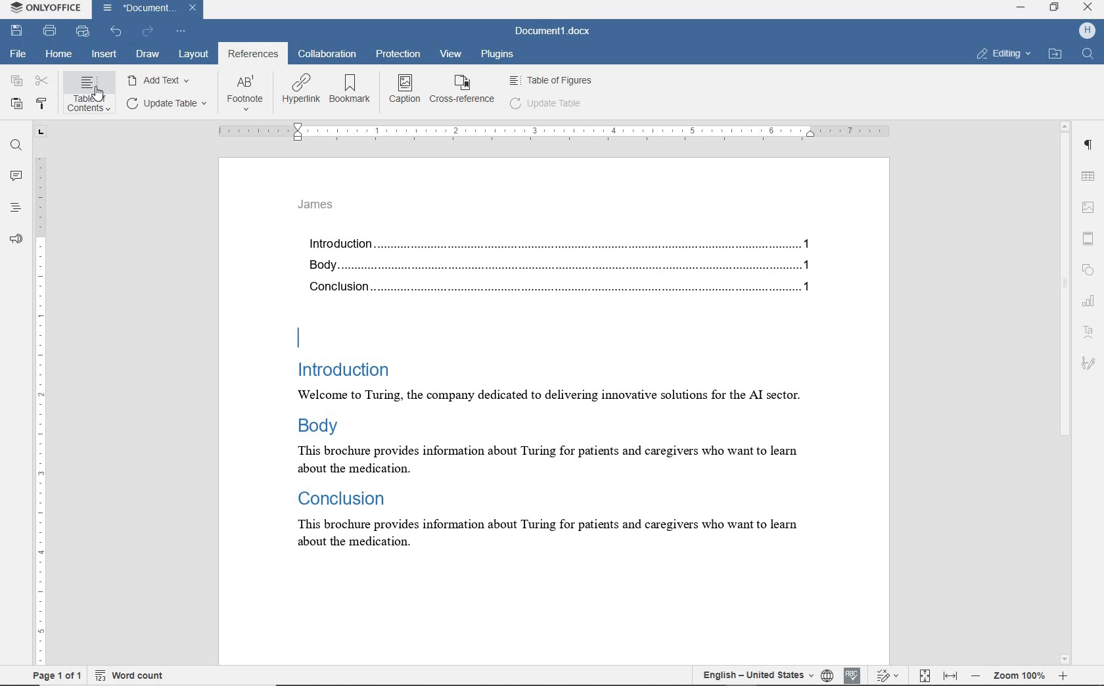  What do you see at coordinates (104, 54) in the screenshot?
I see `insert` at bounding box center [104, 54].